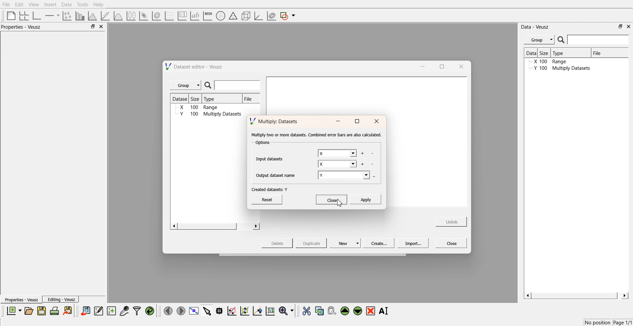 This screenshot has height=326, width=633. What do you see at coordinates (245, 16) in the screenshot?
I see `3d shapes` at bounding box center [245, 16].